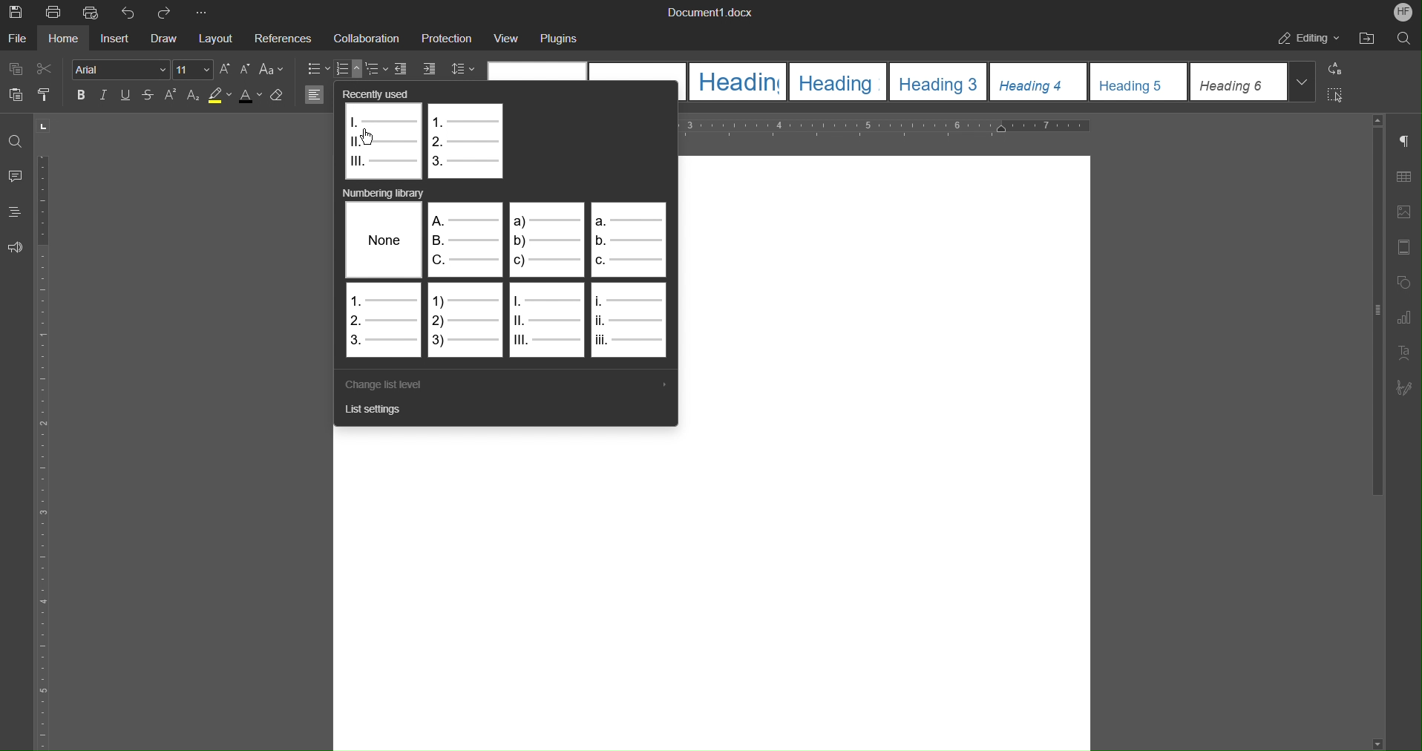 The image size is (1422, 751). Describe the element at coordinates (201, 13) in the screenshot. I see `More` at that location.